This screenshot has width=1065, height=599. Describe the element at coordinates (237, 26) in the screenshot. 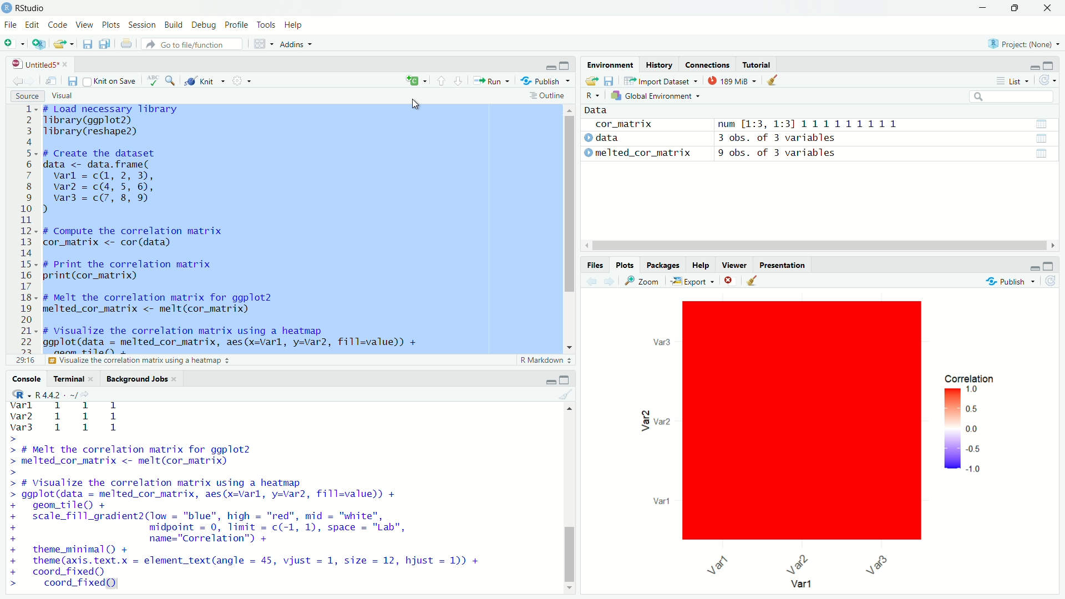

I see `profile` at that location.